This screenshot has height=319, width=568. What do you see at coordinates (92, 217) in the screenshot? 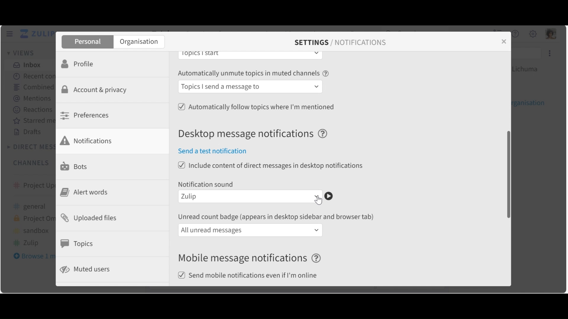
I see `Uploaded files` at bounding box center [92, 217].